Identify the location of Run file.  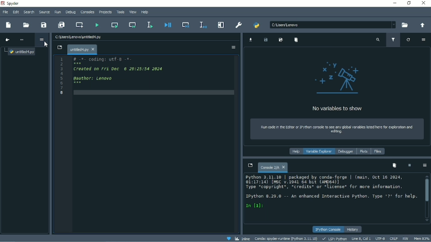
(96, 24).